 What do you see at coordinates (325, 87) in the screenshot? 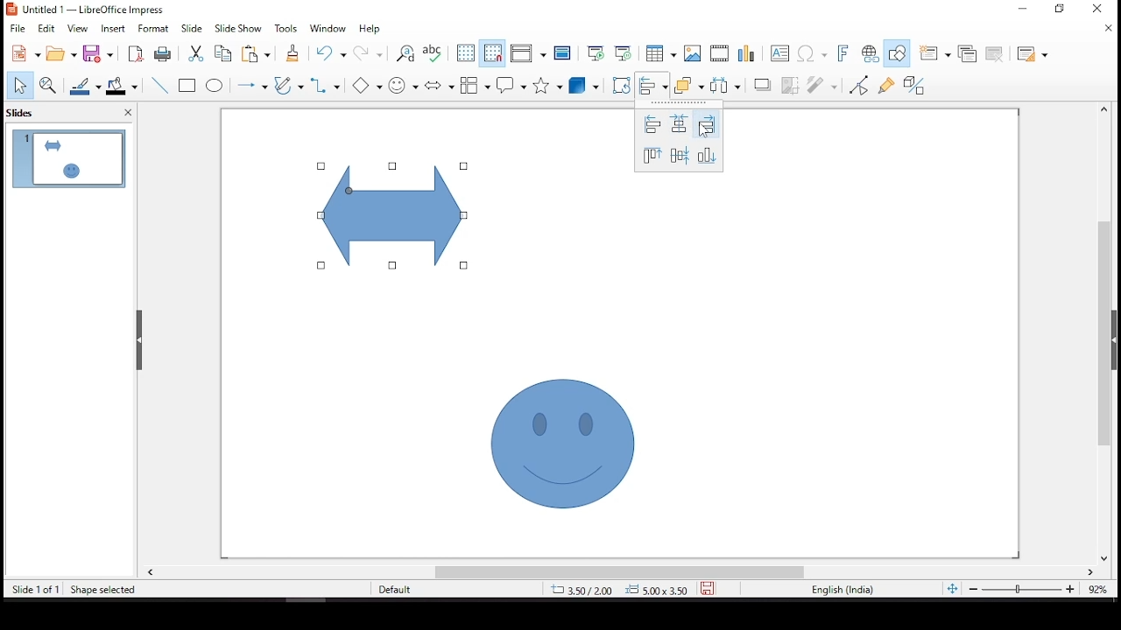
I see `connectors` at bounding box center [325, 87].